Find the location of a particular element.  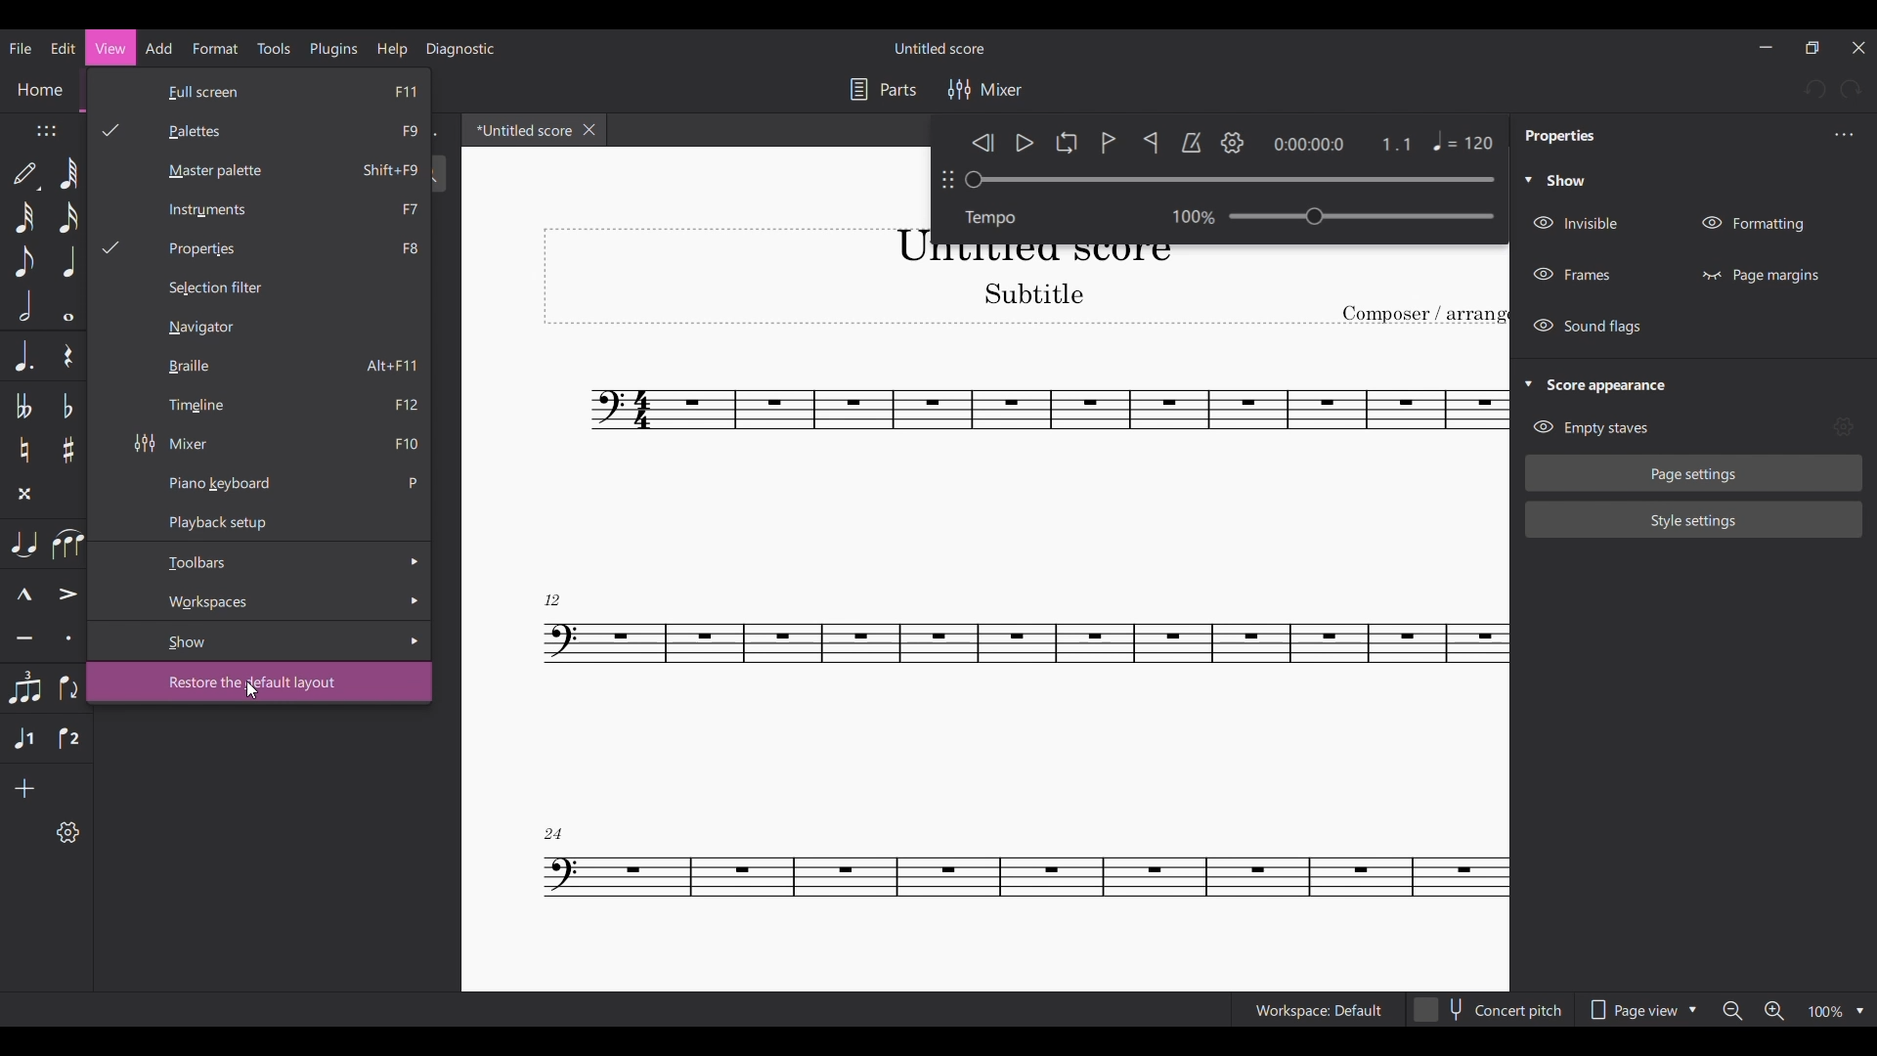

Redo is located at coordinates (1851, 90).